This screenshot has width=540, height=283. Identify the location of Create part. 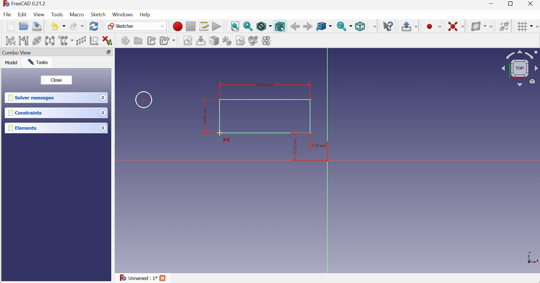
(125, 40).